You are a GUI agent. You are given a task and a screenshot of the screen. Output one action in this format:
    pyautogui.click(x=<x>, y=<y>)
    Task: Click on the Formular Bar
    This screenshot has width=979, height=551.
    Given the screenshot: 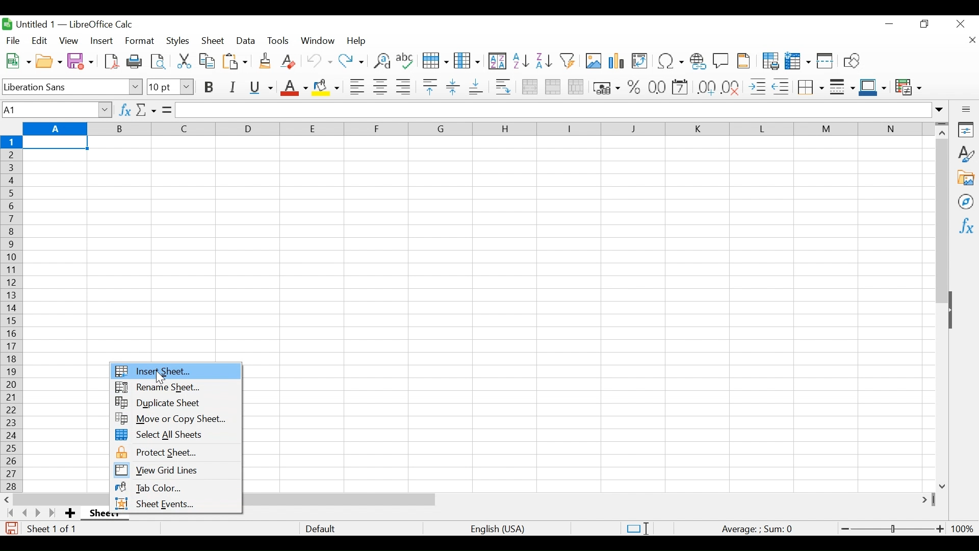 What is the action you would take?
    pyautogui.click(x=561, y=111)
    